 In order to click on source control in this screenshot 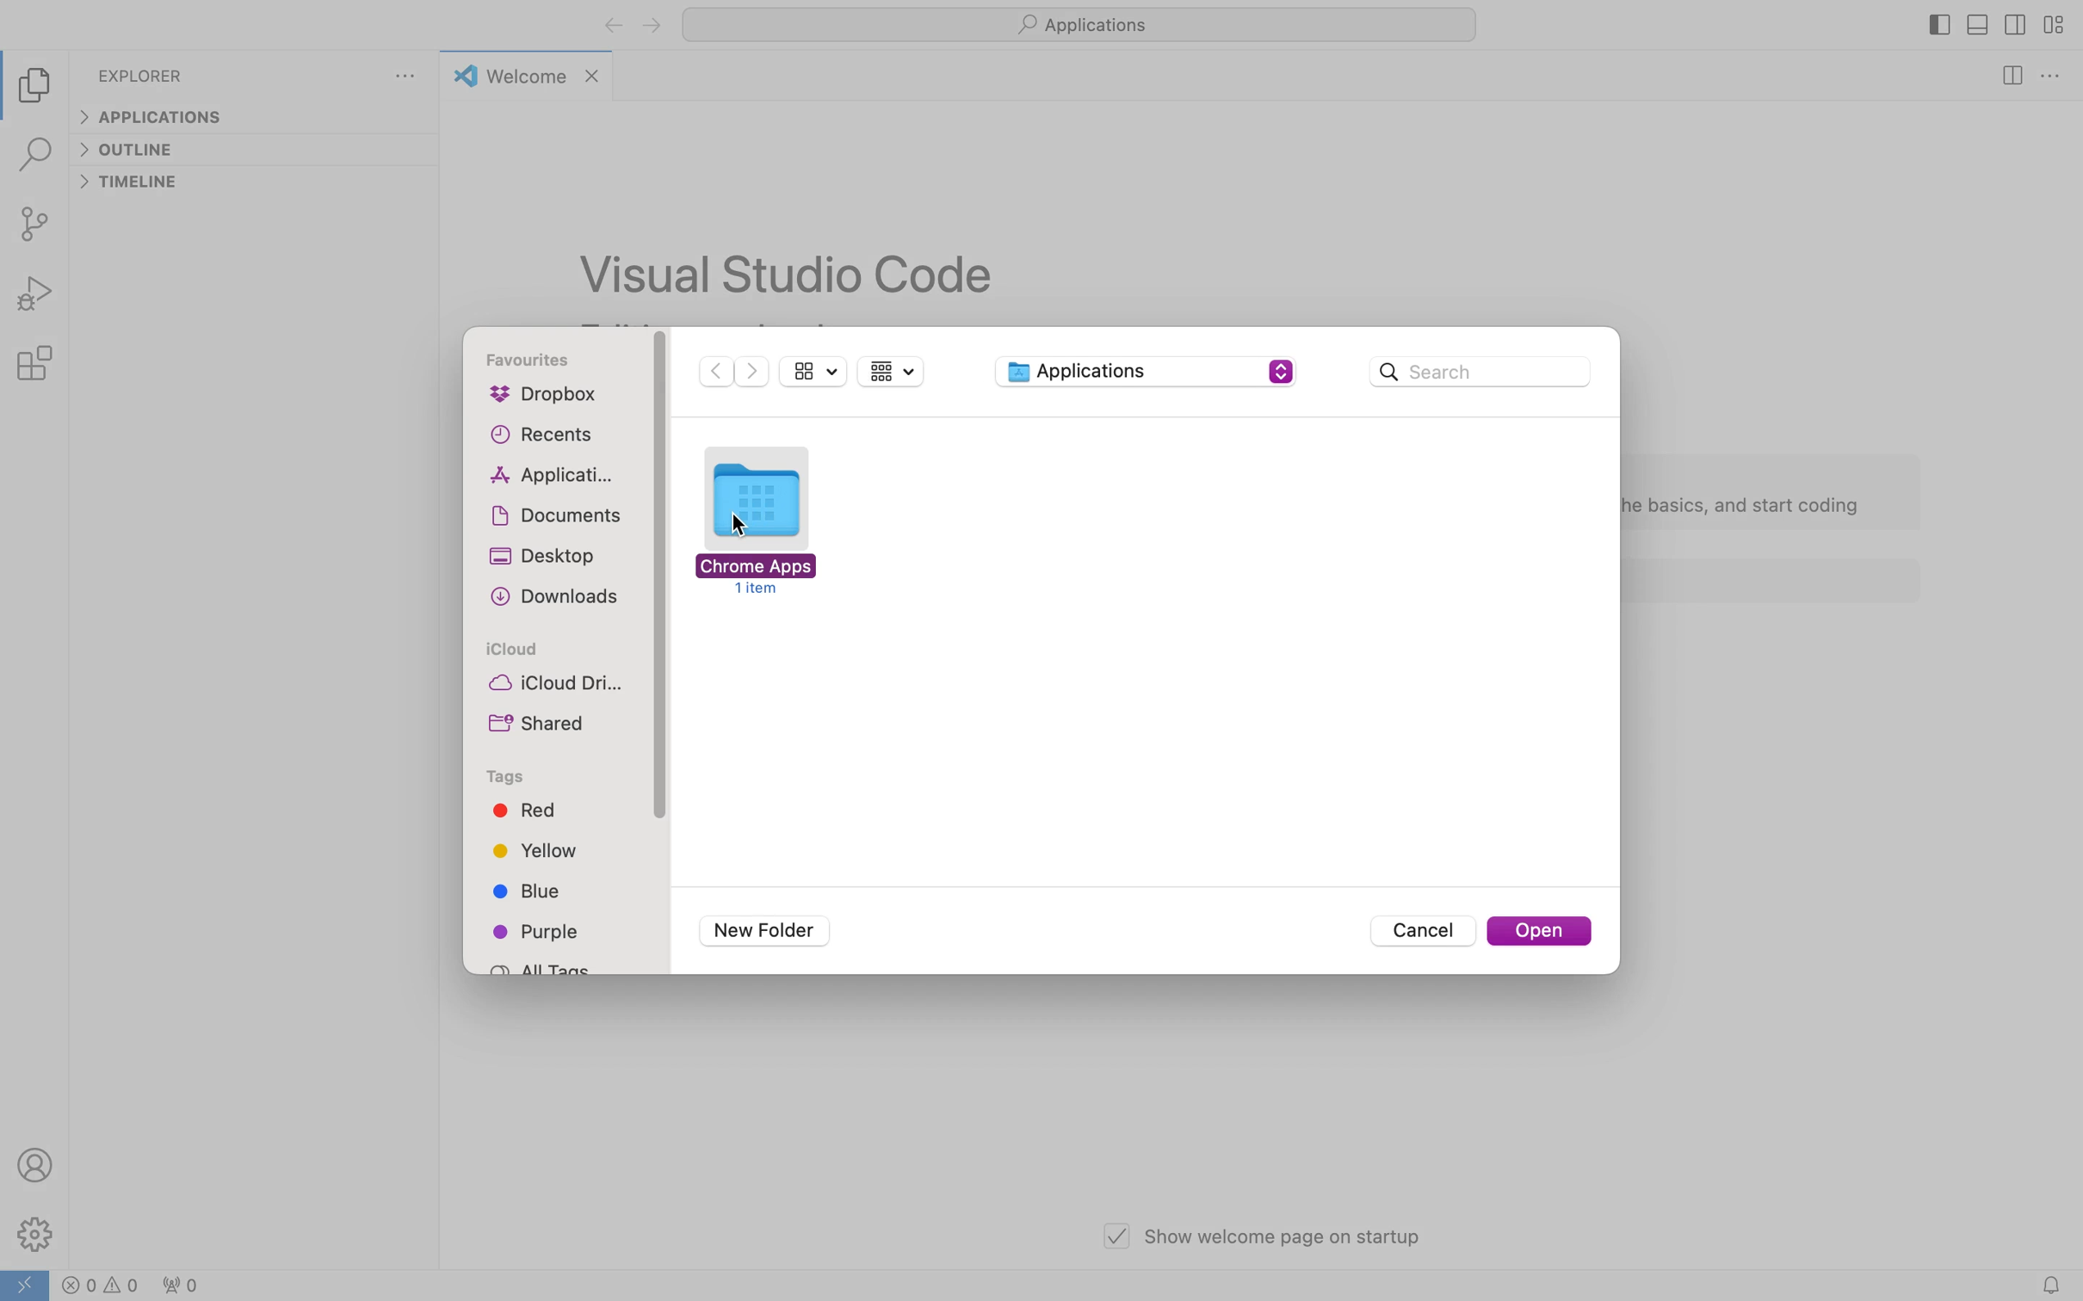, I will do `click(40, 224)`.